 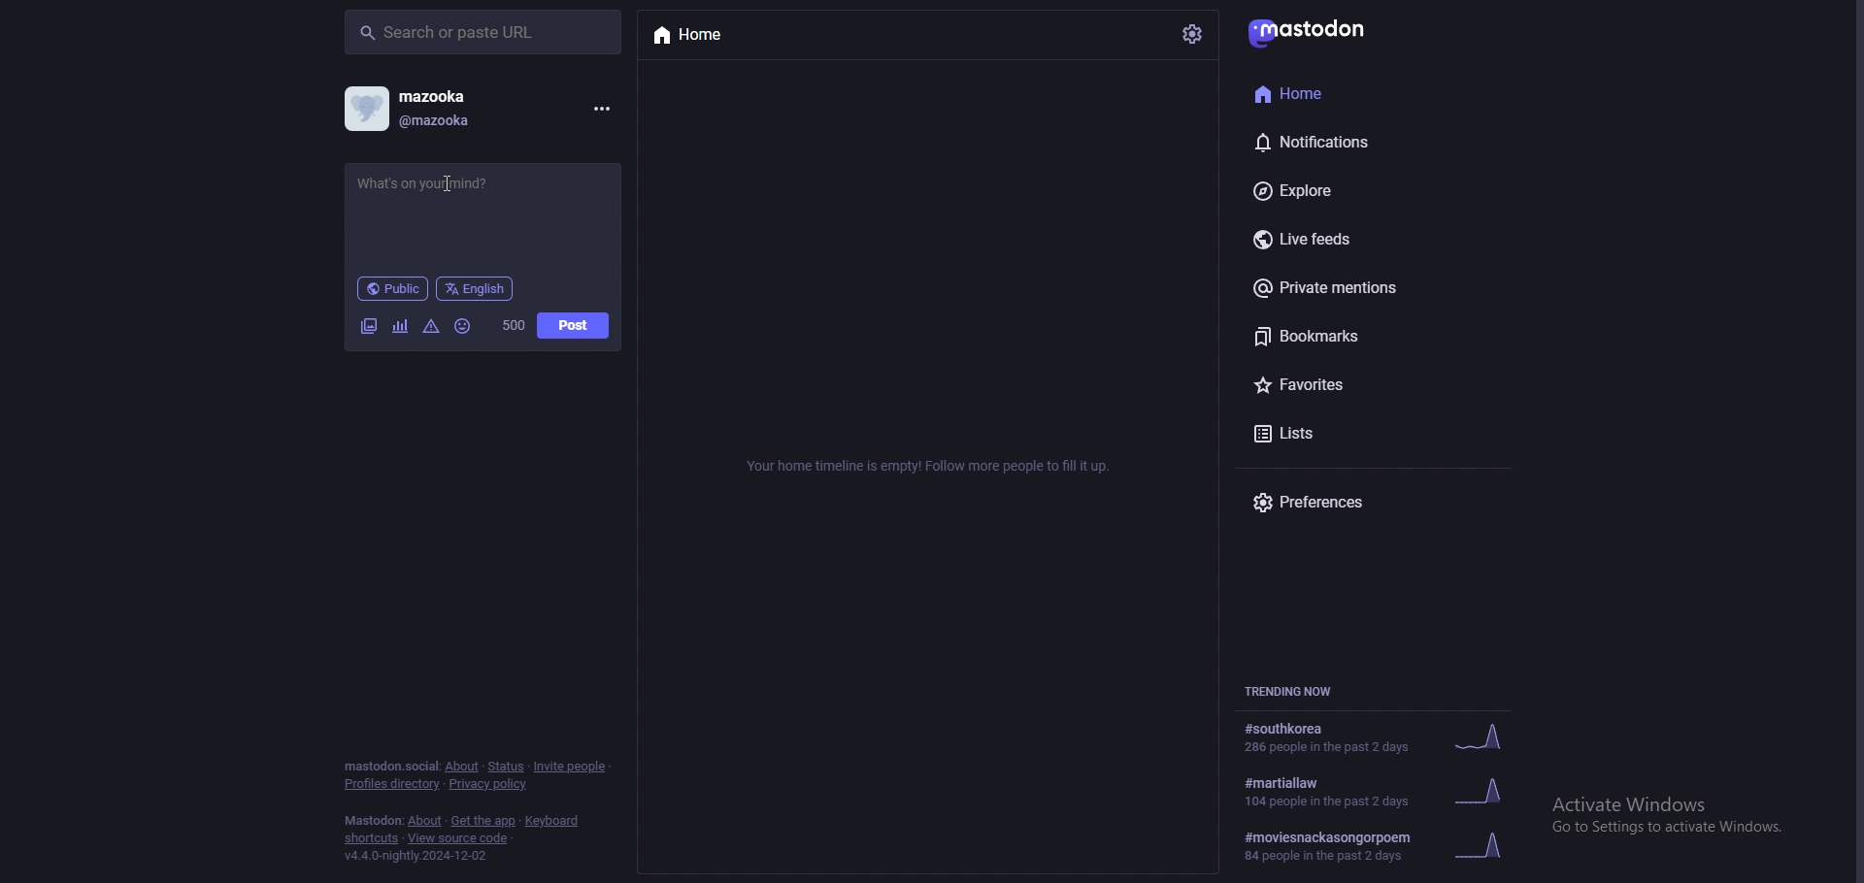 What do you see at coordinates (572, 768) in the screenshot?
I see `invite people` at bounding box center [572, 768].